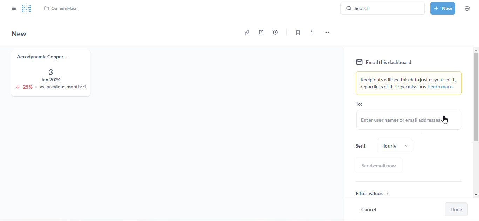 The image size is (479, 221). Describe the element at coordinates (245, 32) in the screenshot. I see `edit dashboard` at that location.